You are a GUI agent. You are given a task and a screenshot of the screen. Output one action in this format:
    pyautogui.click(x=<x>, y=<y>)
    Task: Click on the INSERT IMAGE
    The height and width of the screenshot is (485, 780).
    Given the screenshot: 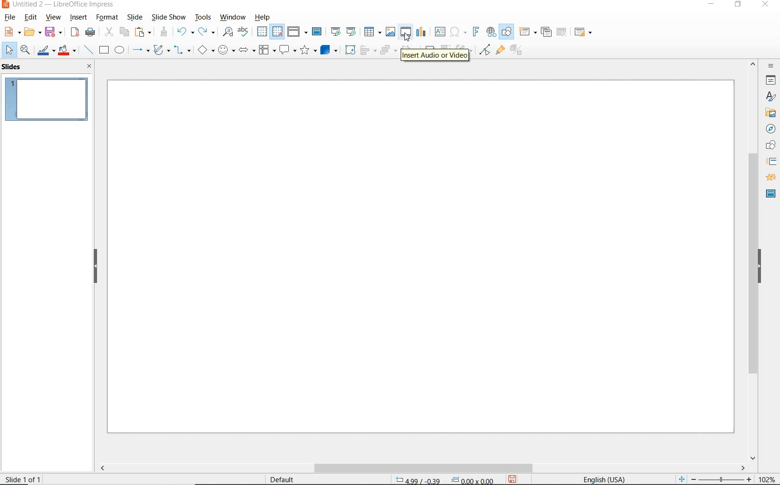 What is the action you would take?
    pyautogui.click(x=391, y=32)
    